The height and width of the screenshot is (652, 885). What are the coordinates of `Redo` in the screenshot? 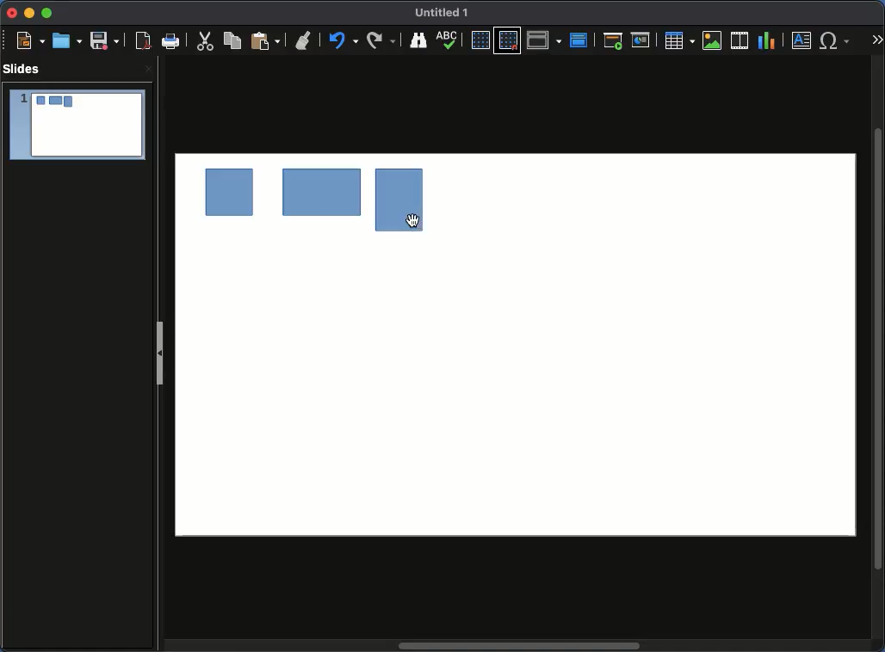 It's located at (341, 40).